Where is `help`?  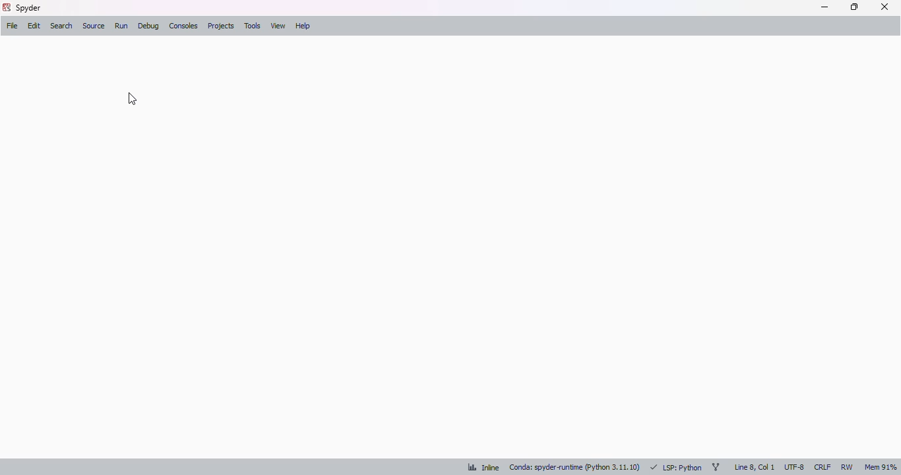
help is located at coordinates (302, 26).